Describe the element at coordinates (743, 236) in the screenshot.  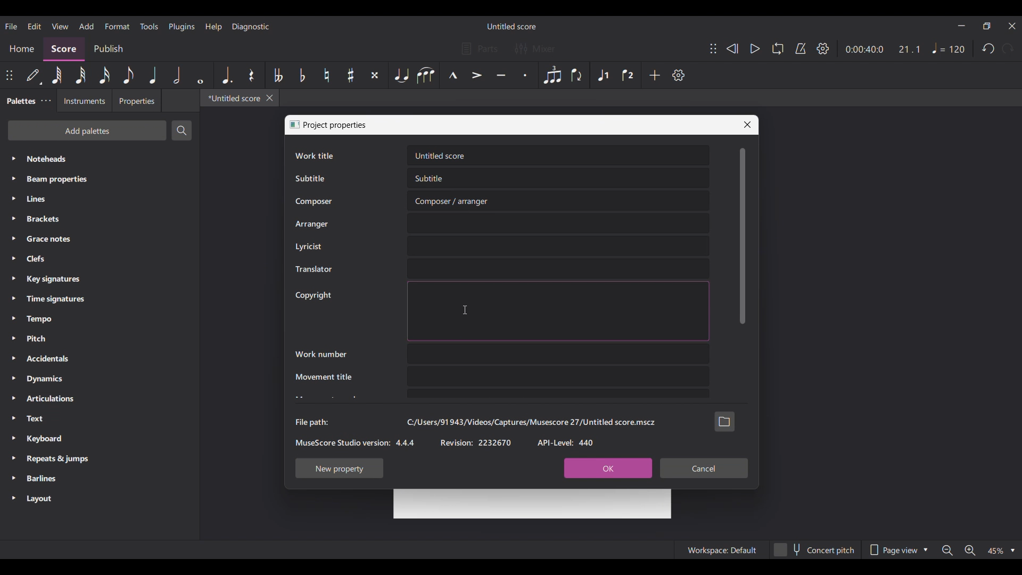
I see `Vertical slide bar` at that location.